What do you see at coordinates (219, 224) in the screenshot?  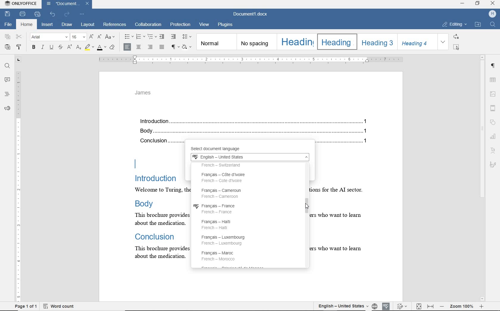 I see `François - Haiti` at bounding box center [219, 224].